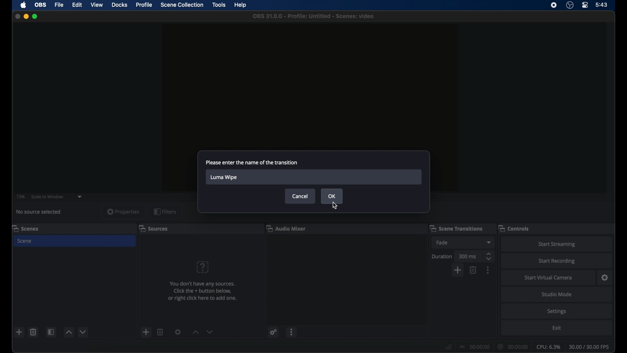 The height and width of the screenshot is (353, 627). Describe the element at coordinates (514, 228) in the screenshot. I see `controls` at that location.